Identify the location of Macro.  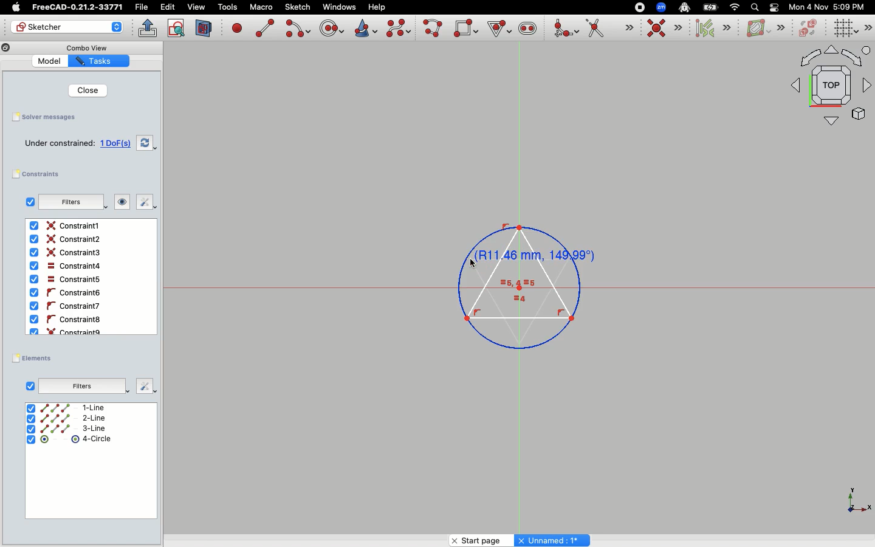
(260, 7).